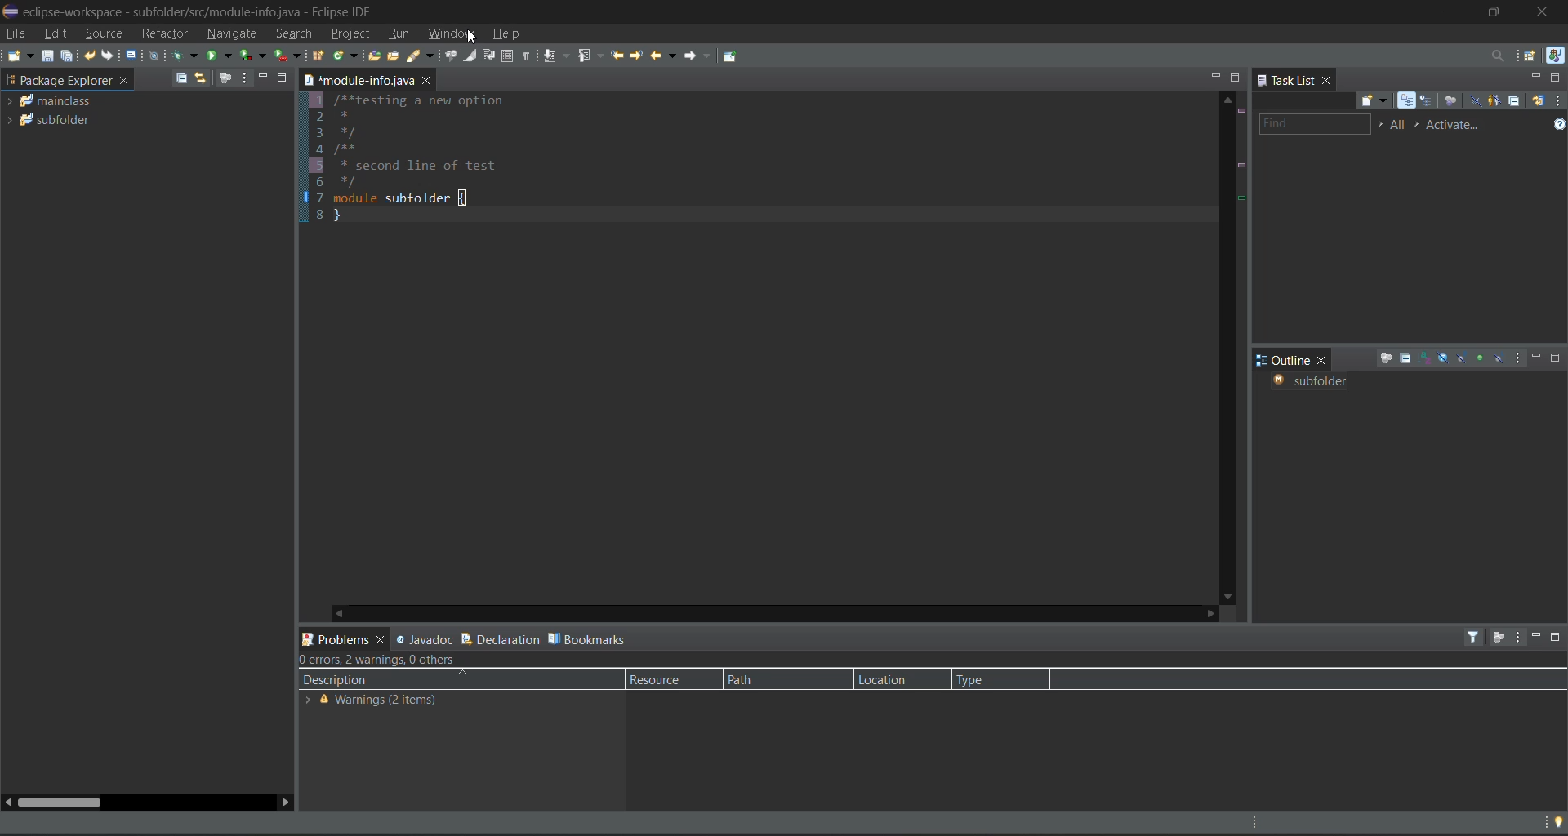 The width and height of the screenshot is (1568, 836). Describe the element at coordinates (1237, 78) in the screenshot. I see `maximize` at that location.